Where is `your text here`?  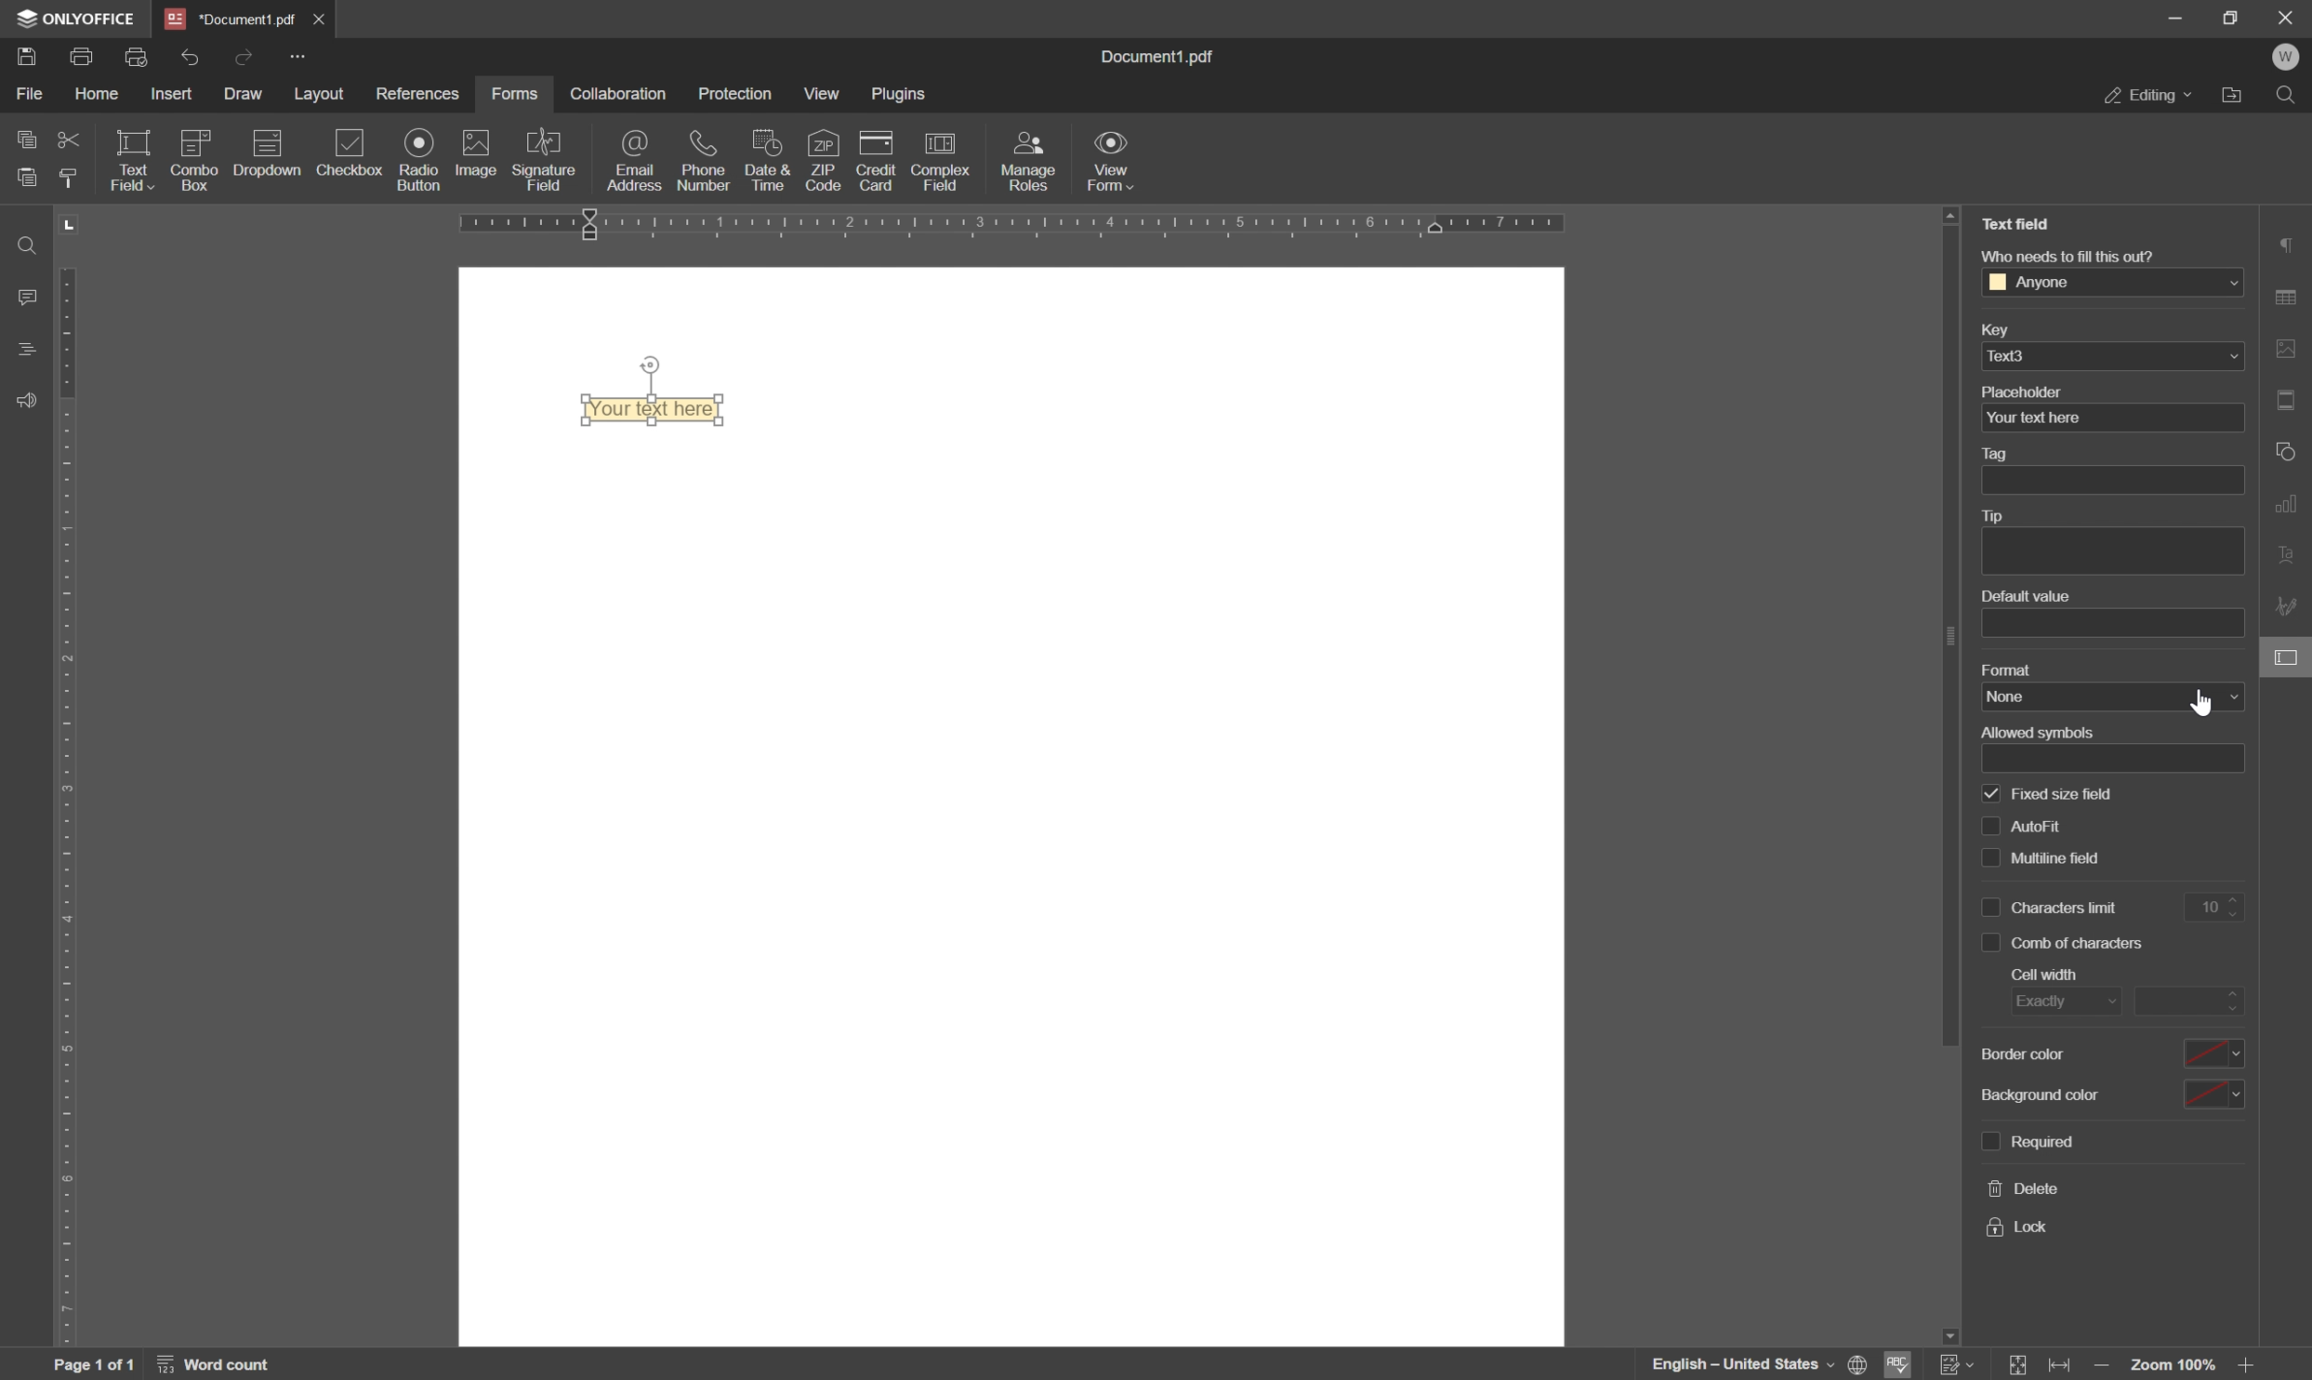 your text here is located at coordinates (2033, 419).